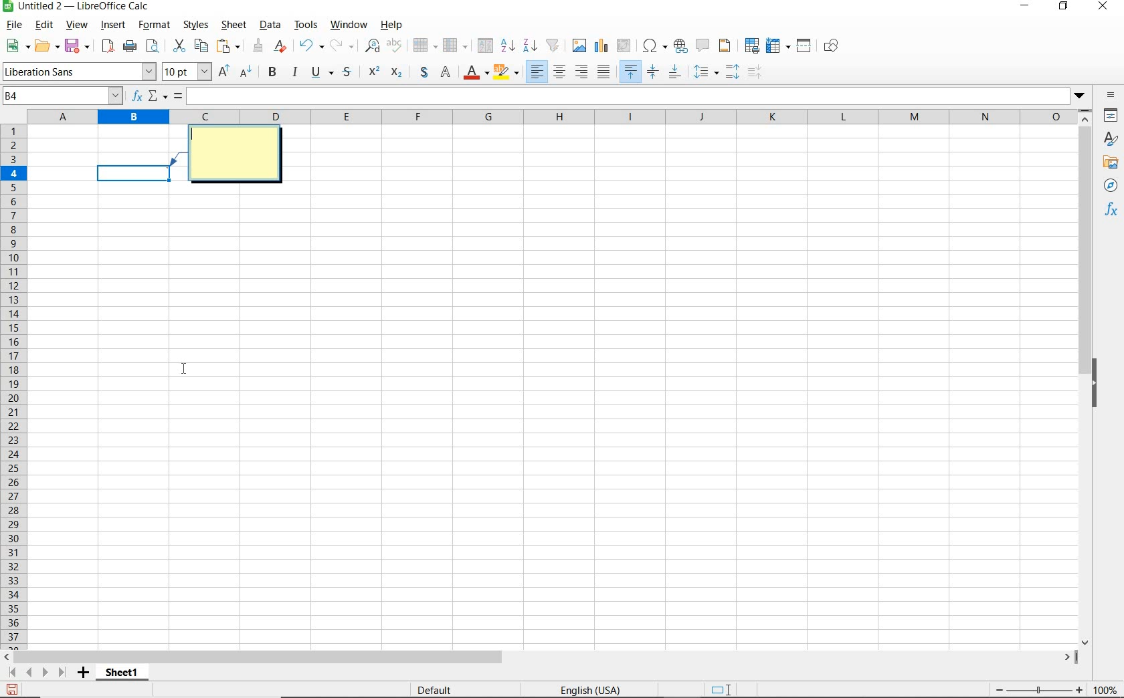 The height and width of the screenshot is (698, 1124). I want to click on paragraph spacing., so click(733, 72).